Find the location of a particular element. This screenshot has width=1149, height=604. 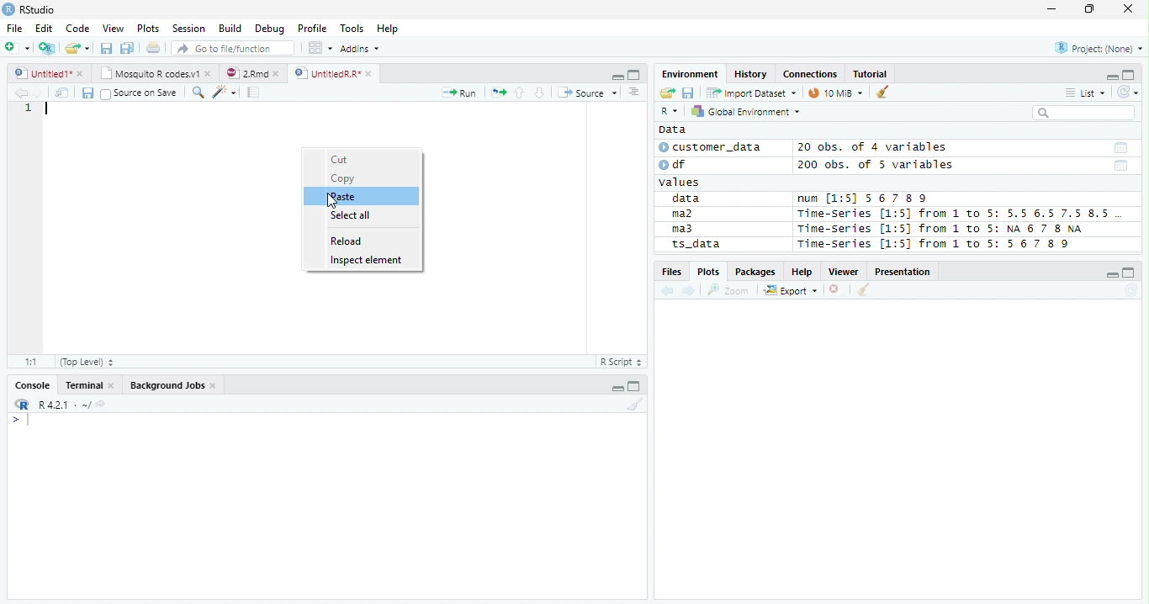

Help is located at coordinates (802, 273).